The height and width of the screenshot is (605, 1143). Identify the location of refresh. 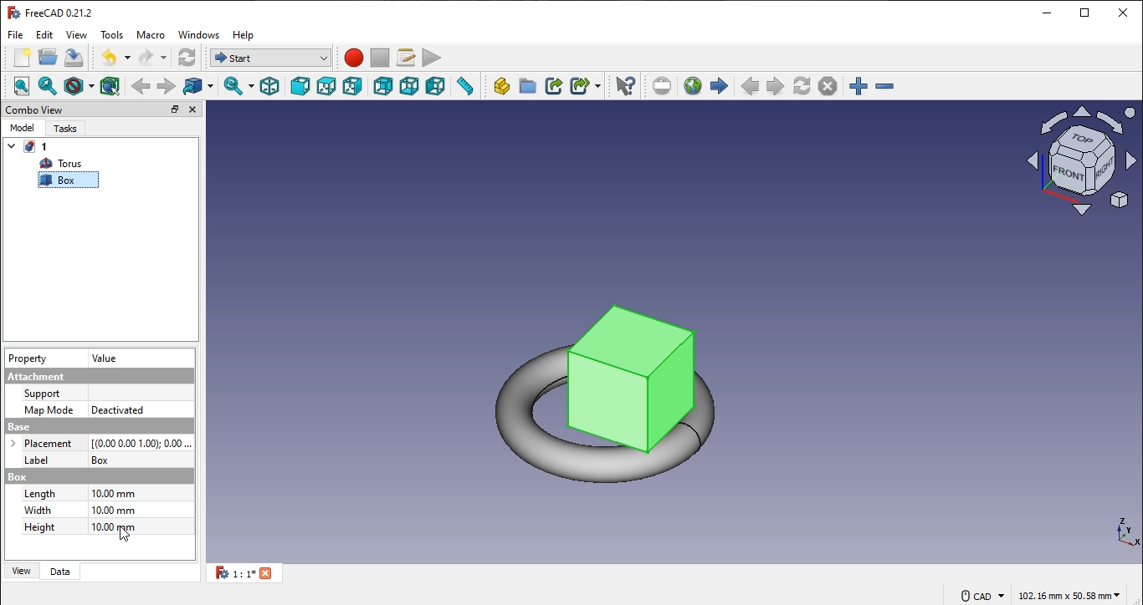
(803, 85).